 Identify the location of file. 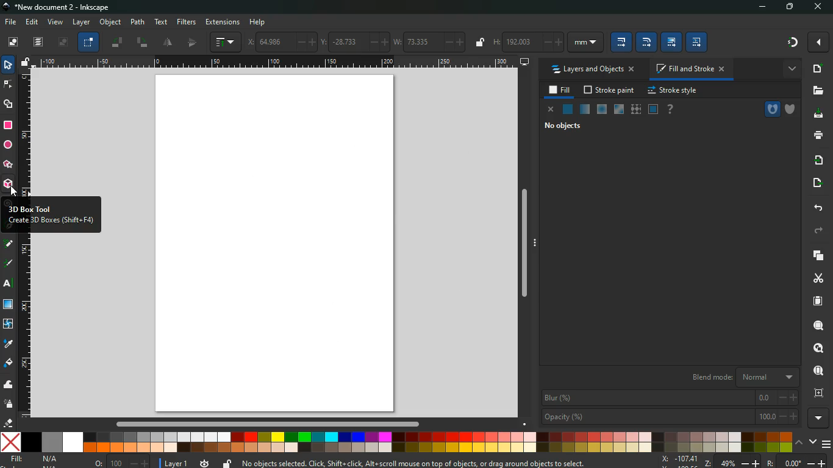
(10, 23).